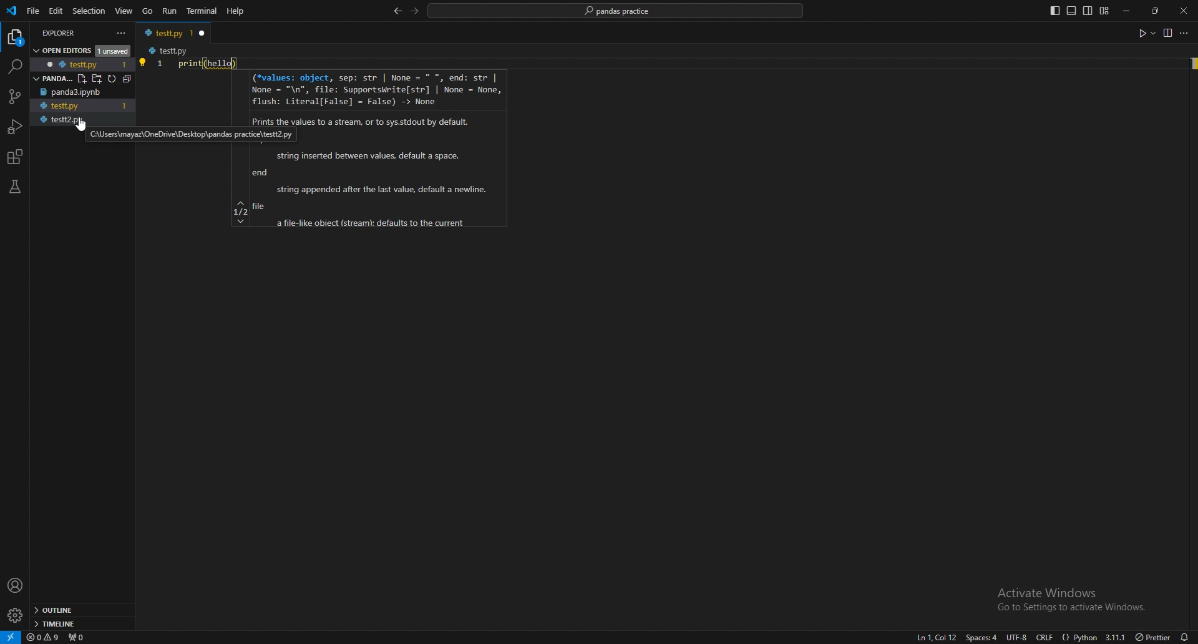 This screenshot has width=1198, height=644. I want to click on selection, so click(89, 11).